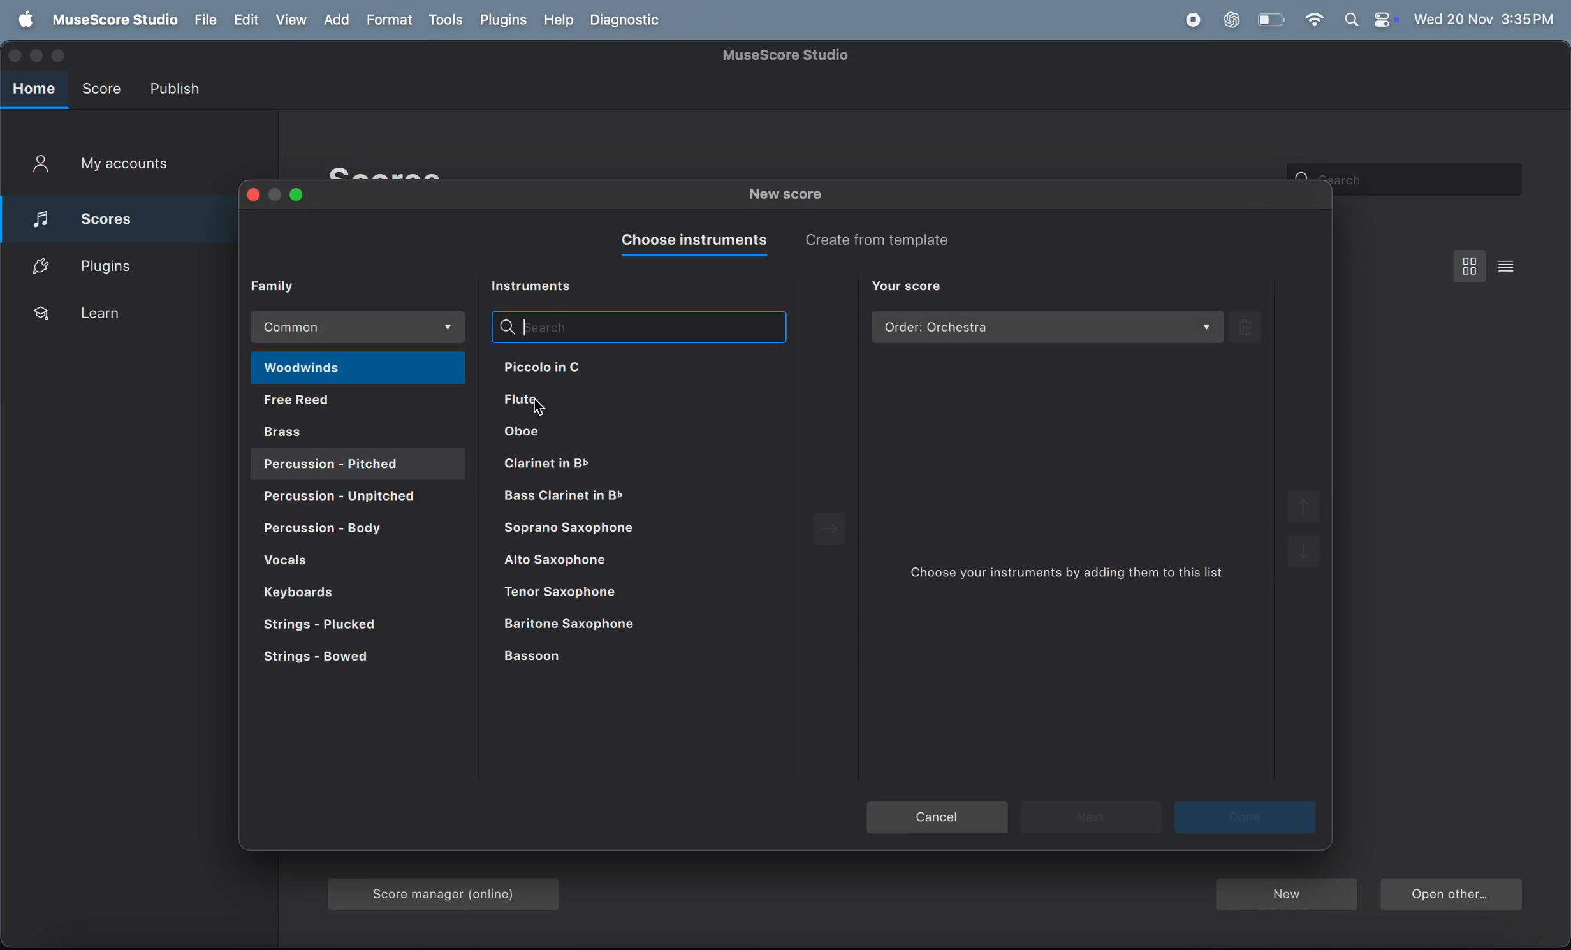 Image resolution: width=1571 pixels, height=950 pixels. Describe the element at coordinates (361, 327) in the screenshot. I see `common` at that location.